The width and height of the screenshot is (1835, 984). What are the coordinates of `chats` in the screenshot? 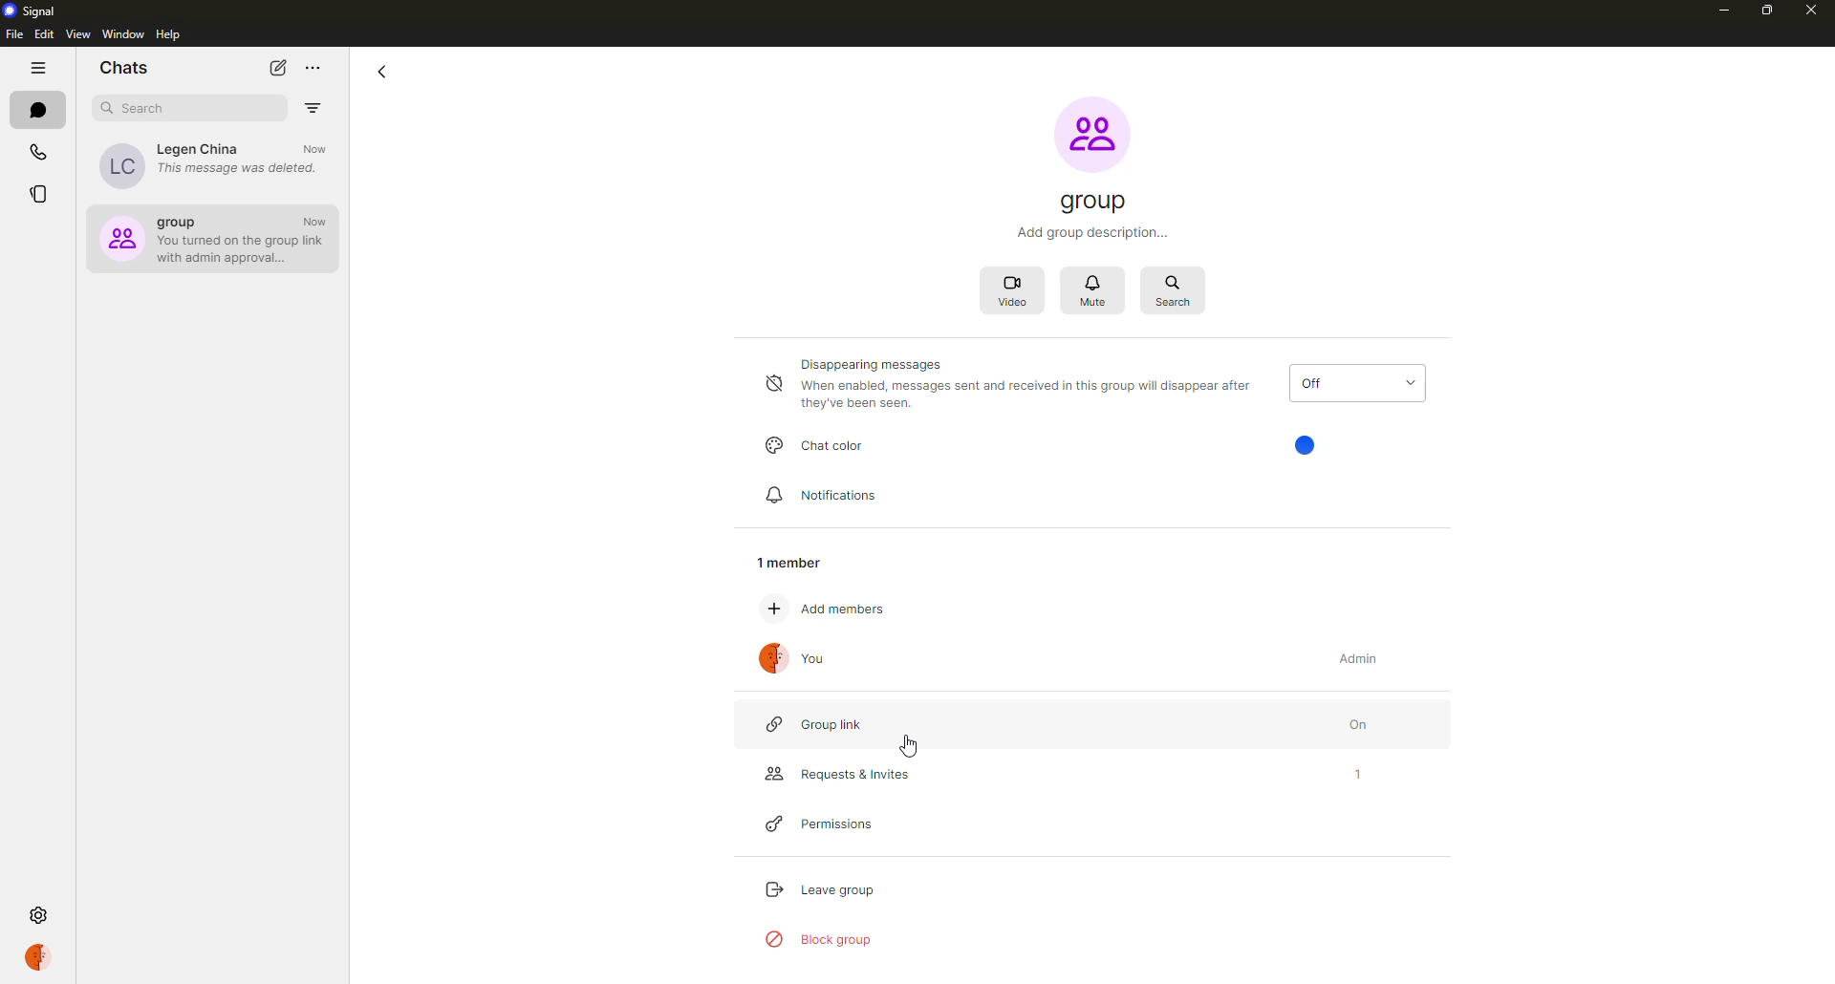 It's located at (124, 66).